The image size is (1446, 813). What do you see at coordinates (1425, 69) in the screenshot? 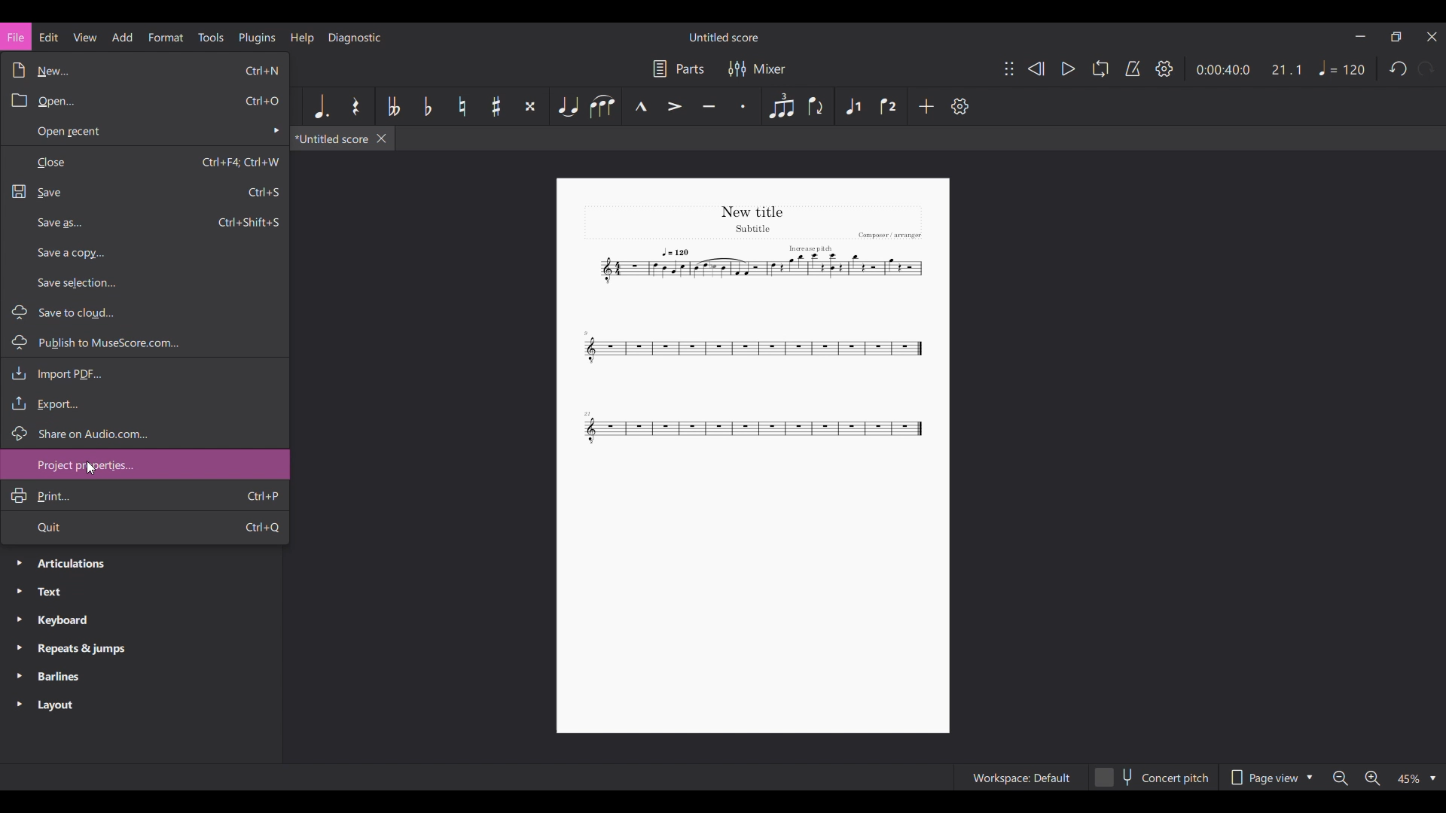
I see `Redo` at bounding box center [1425, 69].